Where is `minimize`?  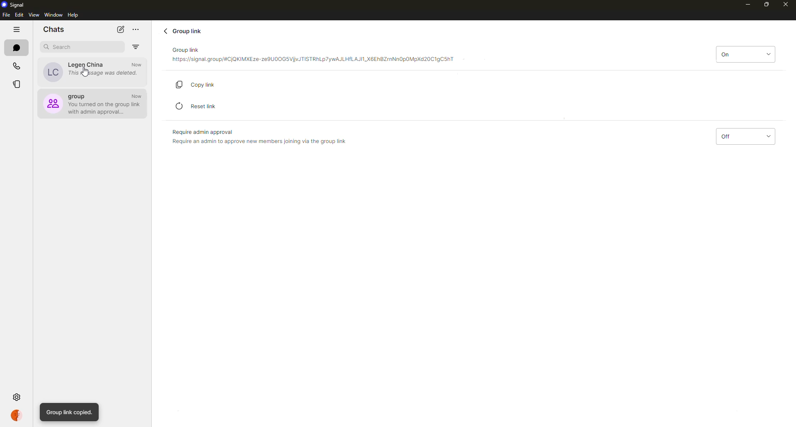 minimize is located at coordinates (744, 4).